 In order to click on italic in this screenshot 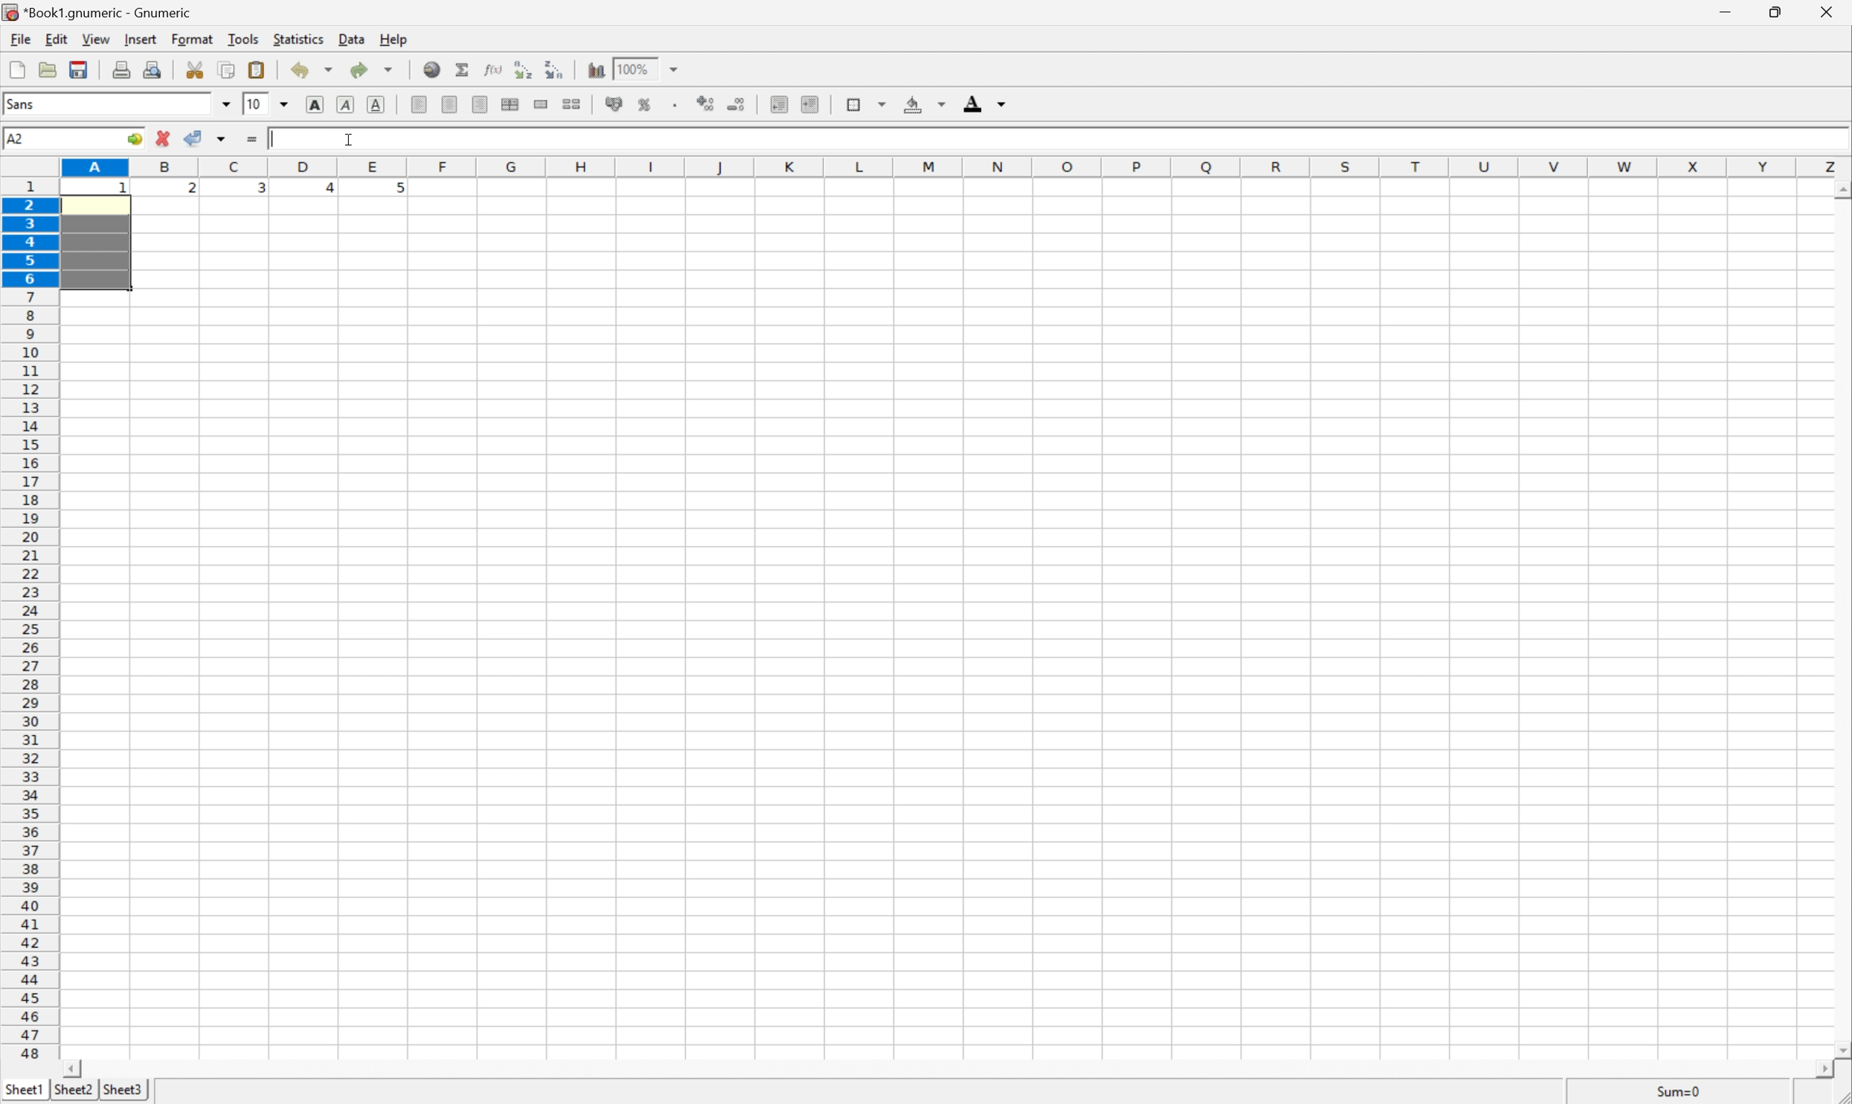, I will do `click(347, 104)`.